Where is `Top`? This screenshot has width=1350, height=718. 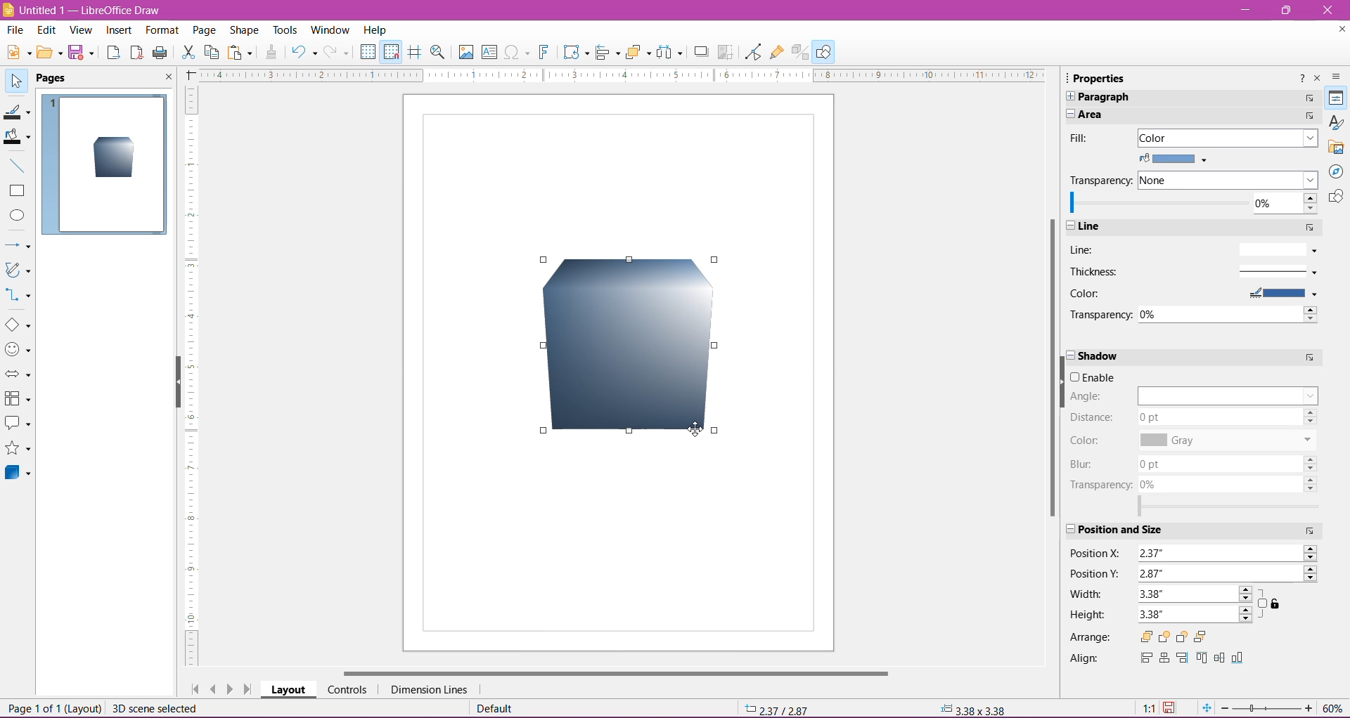 Top is located at coordinates (1201, 660).